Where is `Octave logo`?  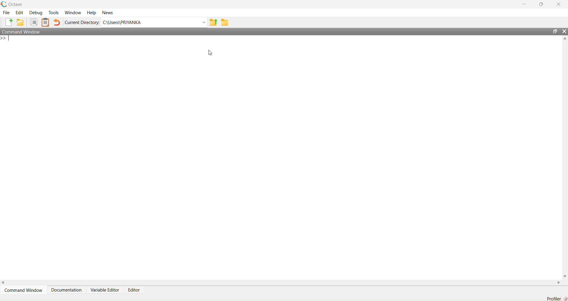 Octave logo is located at coordinates (4, 4).